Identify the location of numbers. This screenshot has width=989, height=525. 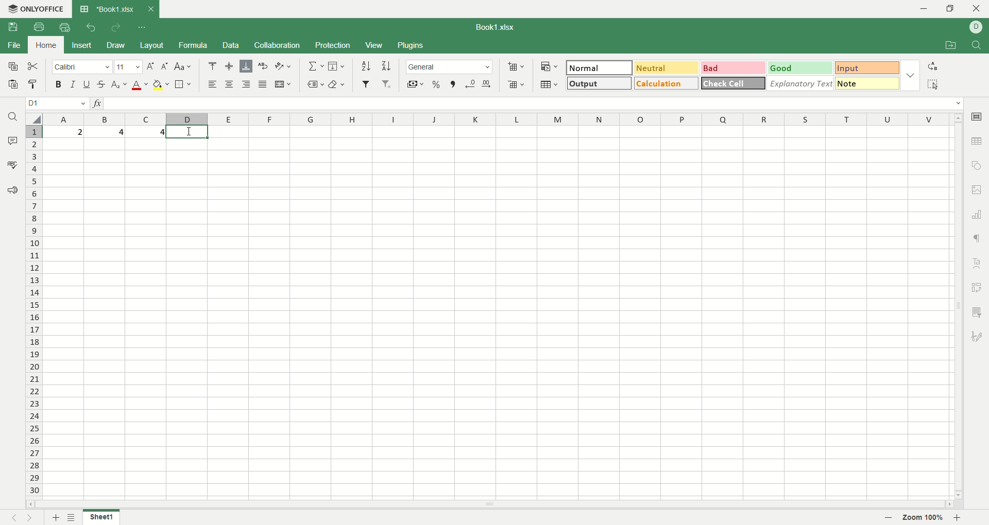
(106, 132).